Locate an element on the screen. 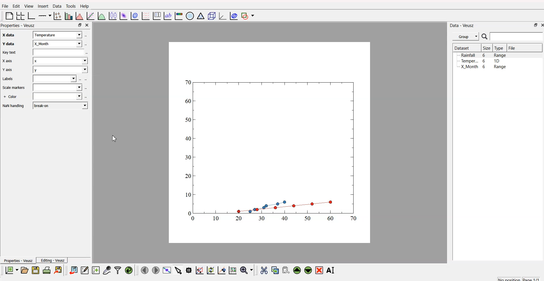 The image size is (544, 281). import data is located at coordinates (74, 270).